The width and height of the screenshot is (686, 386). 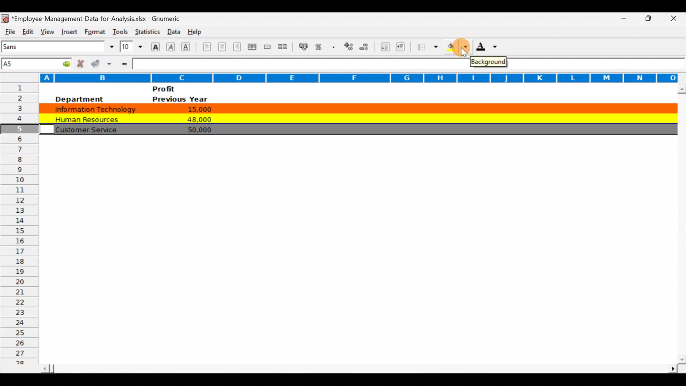 I want to click on Format, so click(x=94, y=32).